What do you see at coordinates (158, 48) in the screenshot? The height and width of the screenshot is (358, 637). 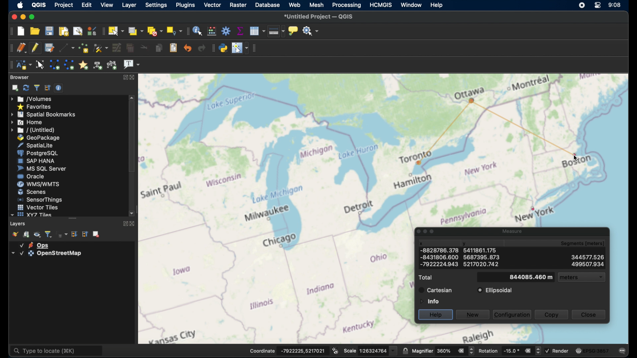 I see `copy features` at bounding box center [158, 48].